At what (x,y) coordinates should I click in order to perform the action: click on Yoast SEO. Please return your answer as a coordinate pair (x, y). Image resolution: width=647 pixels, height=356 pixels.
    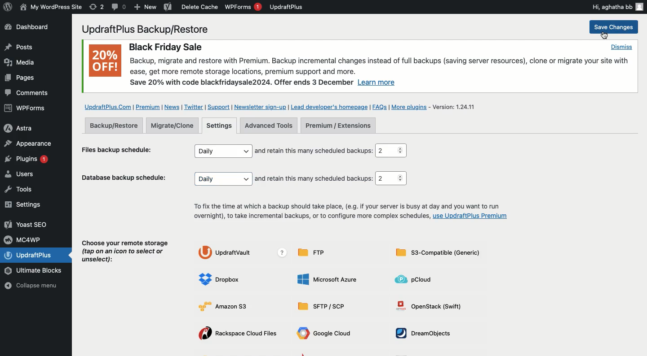
    Looking at the image, I should click on (27, 224).